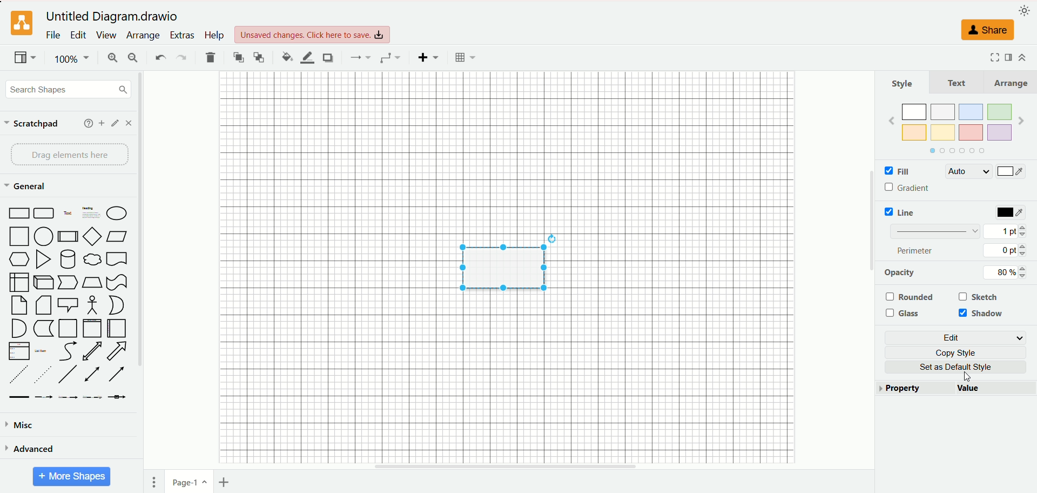  Describe the element at coordinates (870, 271) in the screenshot. I see `vertical scroll bar` at that location.